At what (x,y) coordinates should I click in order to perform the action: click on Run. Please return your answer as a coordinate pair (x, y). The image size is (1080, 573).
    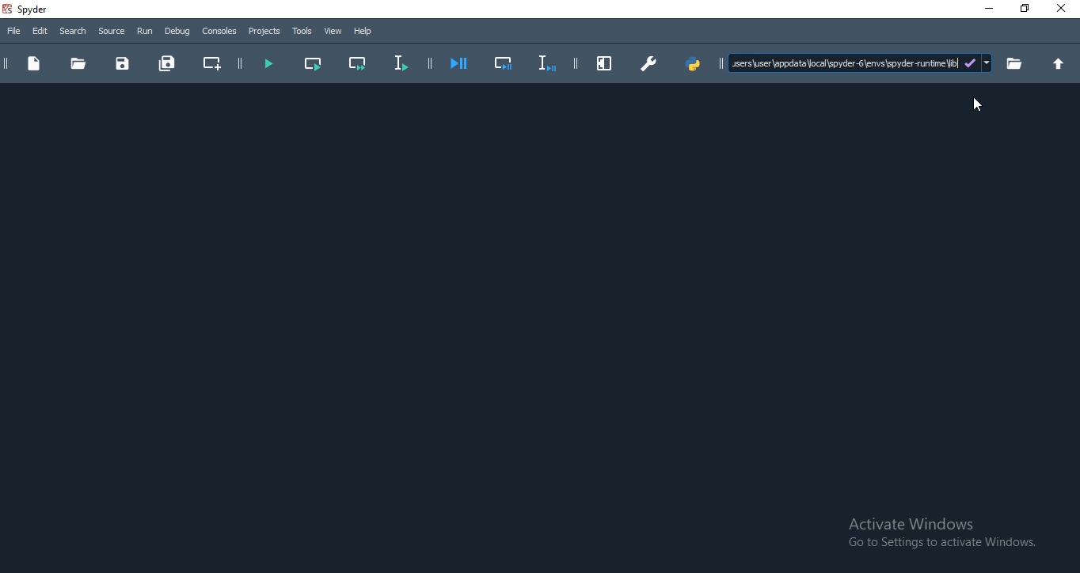
    Looking at the image, I should click on (144, 32).